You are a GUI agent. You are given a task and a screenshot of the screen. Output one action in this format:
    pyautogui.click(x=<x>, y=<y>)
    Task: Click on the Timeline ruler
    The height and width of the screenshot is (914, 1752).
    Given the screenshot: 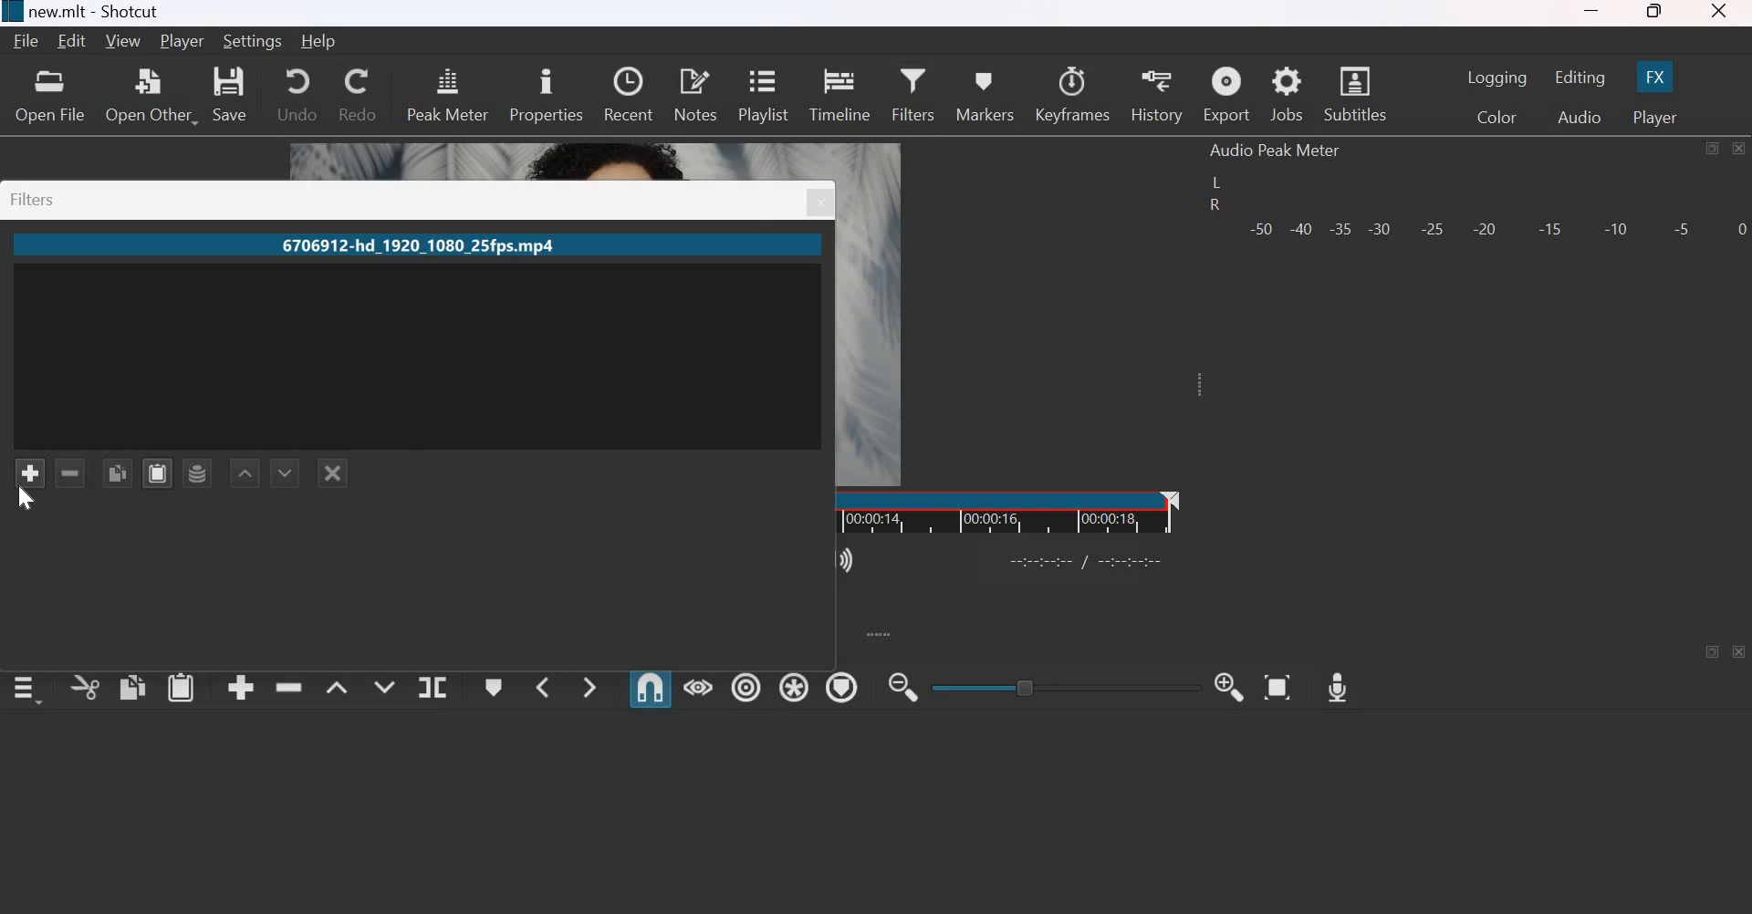 What is the action you would take?
    pyautogui.click(x=1008, y=512)
    